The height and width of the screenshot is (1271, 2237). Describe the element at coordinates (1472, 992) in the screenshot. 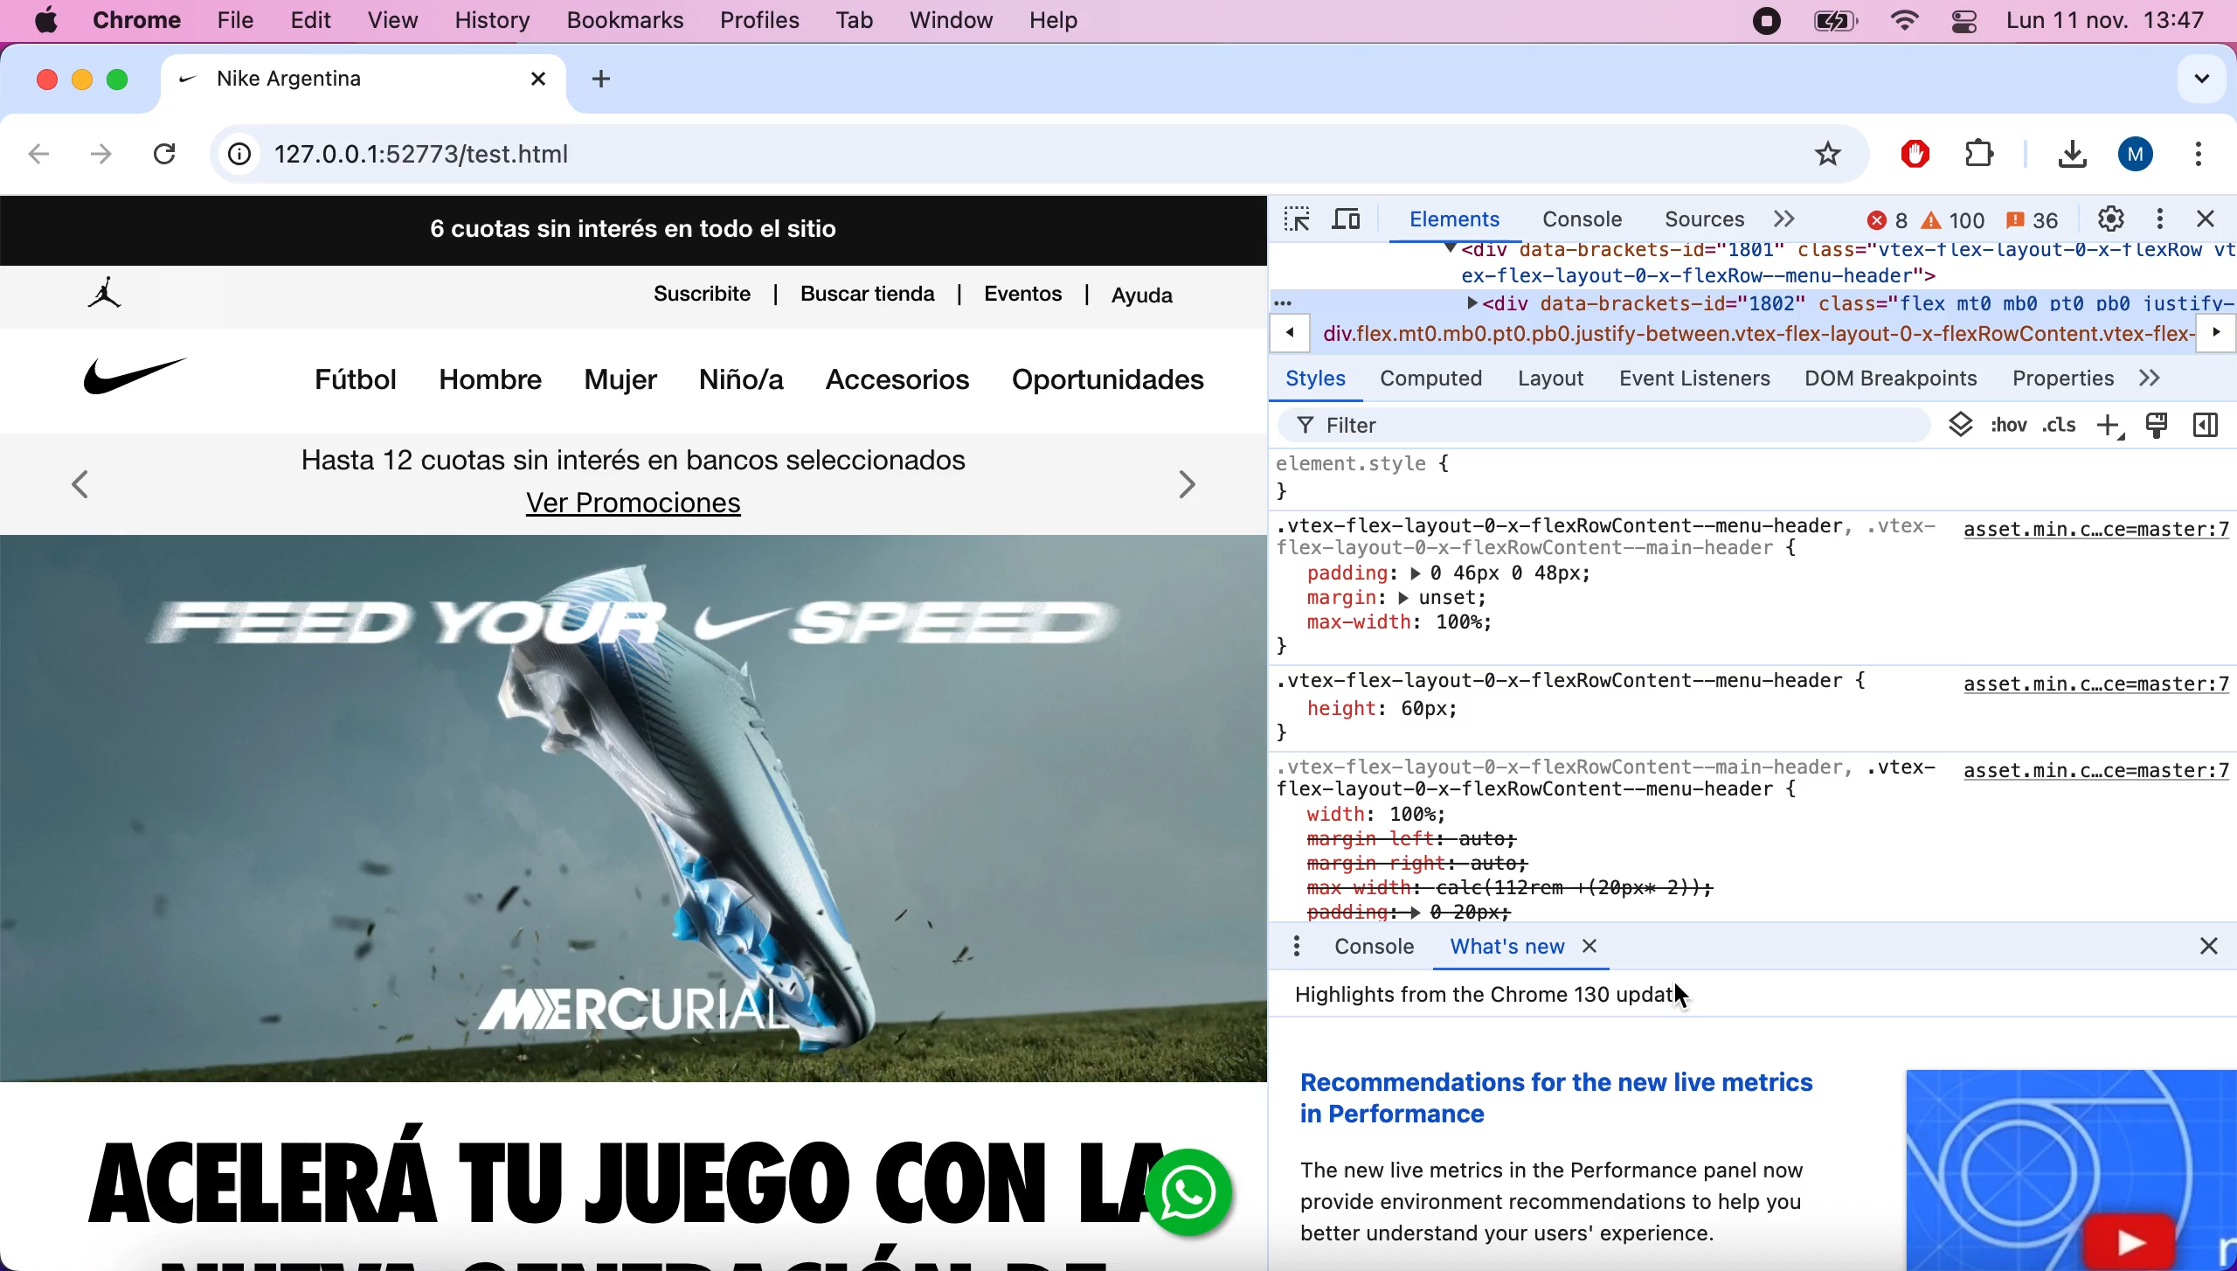

I see `text` at that location.